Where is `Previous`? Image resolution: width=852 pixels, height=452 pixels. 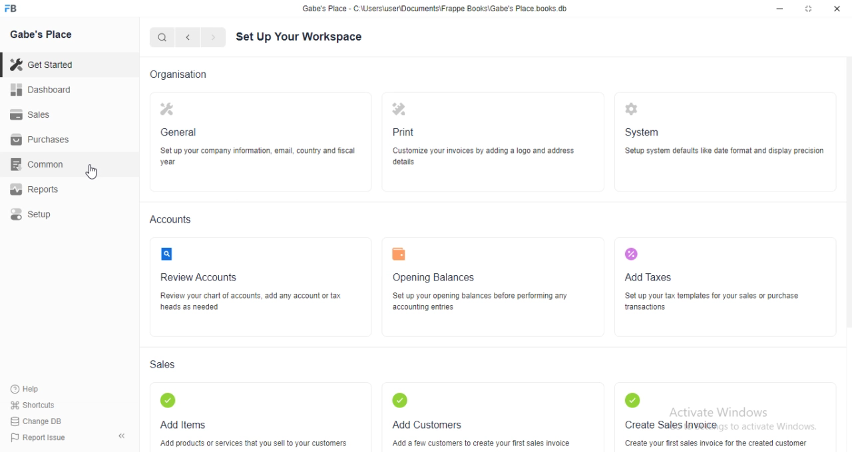
Previous is located at coordinates (188, 37).